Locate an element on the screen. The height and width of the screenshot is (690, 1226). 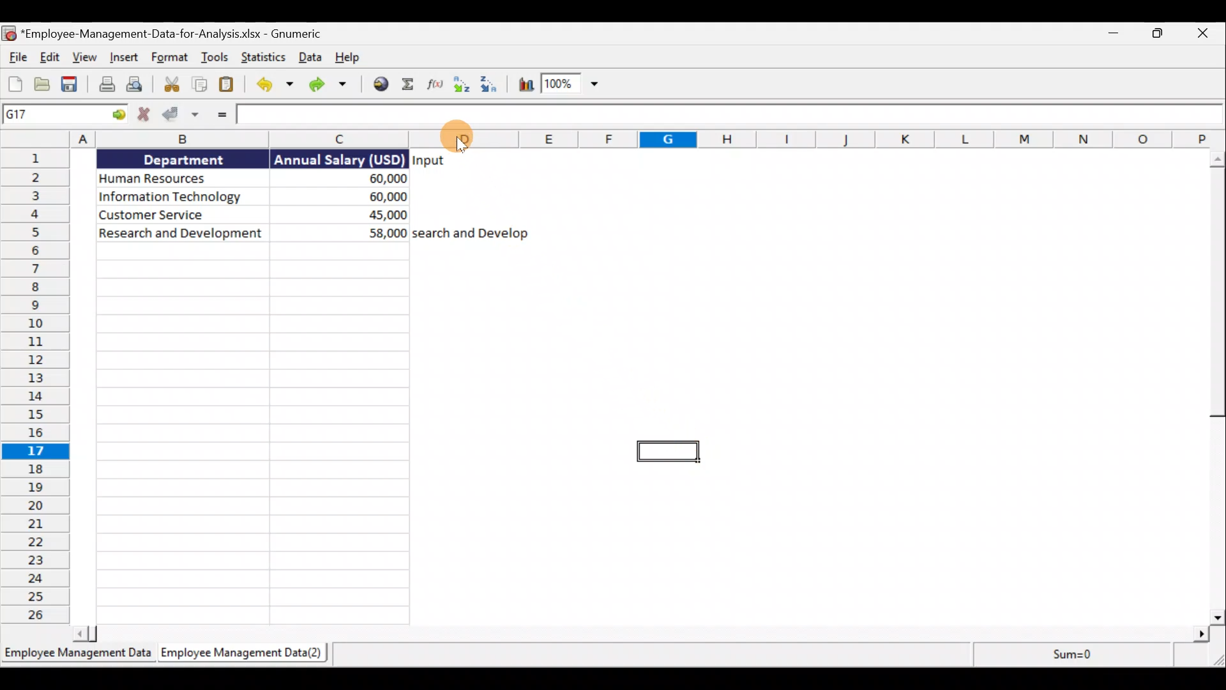
Annual salary (USD) column is located at coordinates (338, 385).